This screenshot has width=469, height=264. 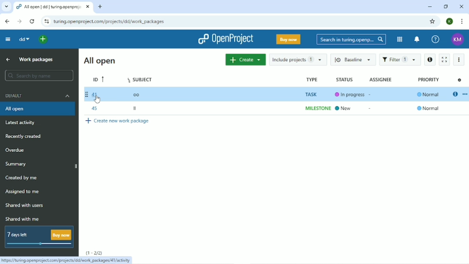 What do you see at coordinates (6, 6) in the screenshot?
I see `Search tabs` at bounding box center [6, 6].